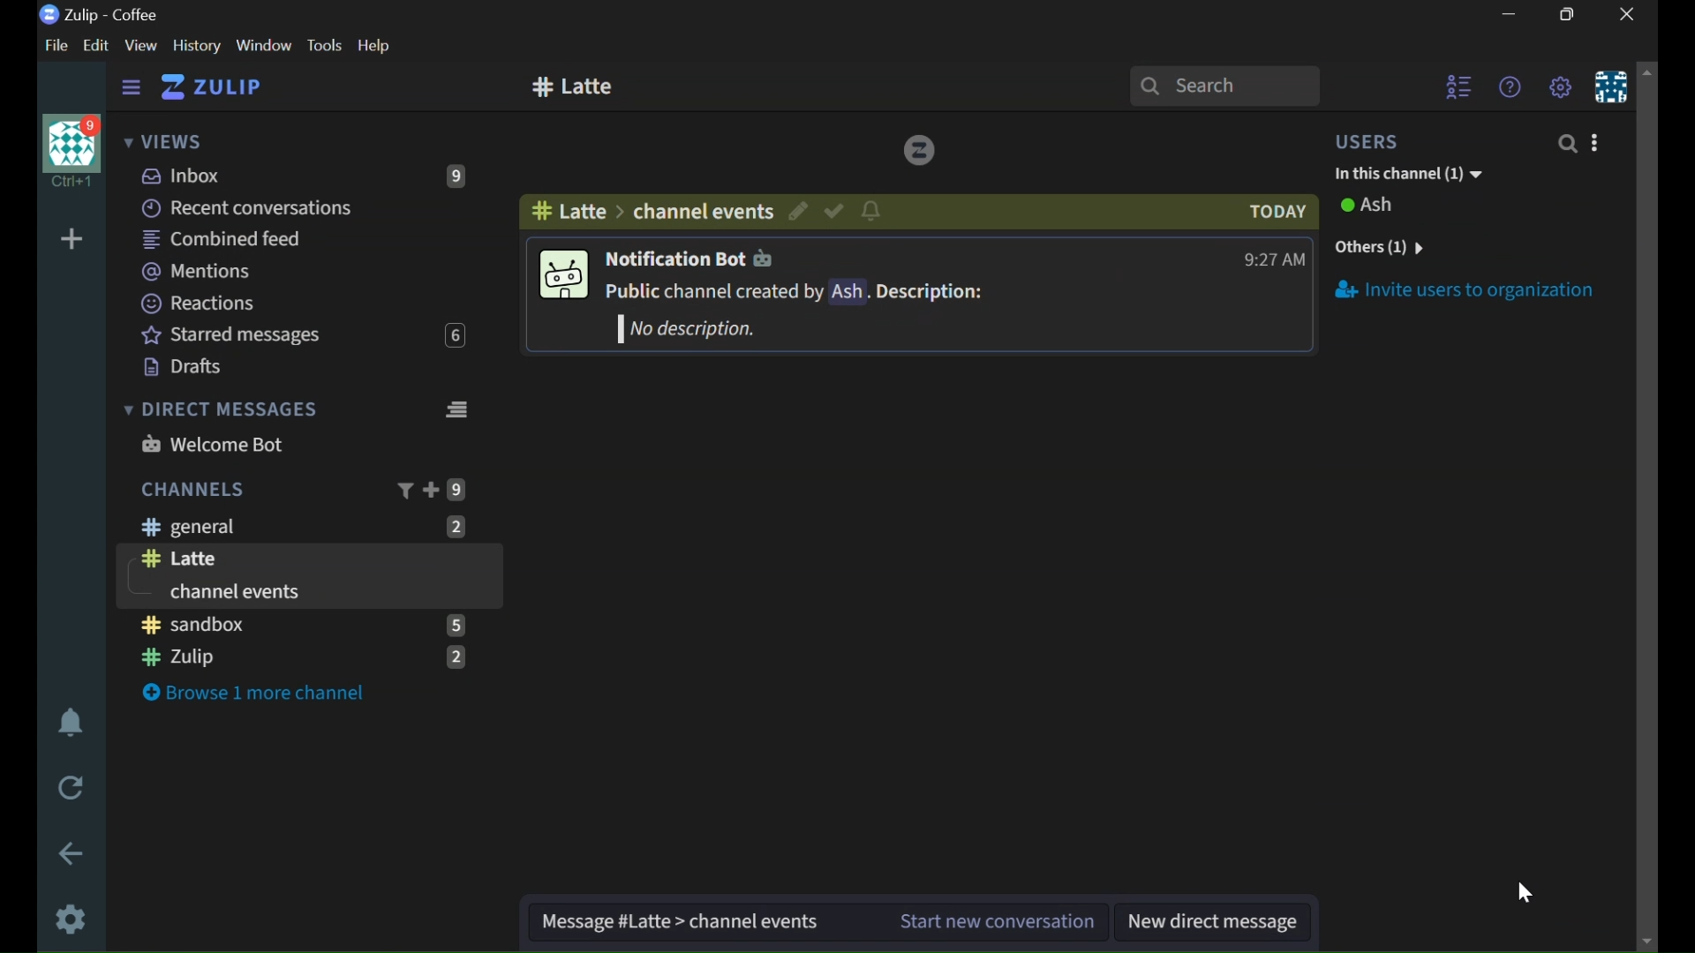 Image resolution: width=1695 pixels, height=953 pixels. I want to click on Ash, so click(1375, 209).